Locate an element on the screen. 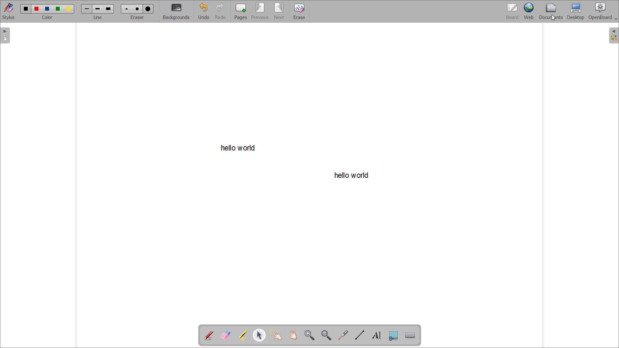 This screenshot has width=619, height=348. line is located at coordinates (97, 12).